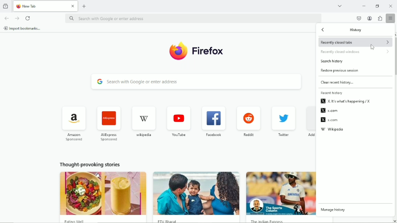  I want to click on extensions, so click(380, 19).